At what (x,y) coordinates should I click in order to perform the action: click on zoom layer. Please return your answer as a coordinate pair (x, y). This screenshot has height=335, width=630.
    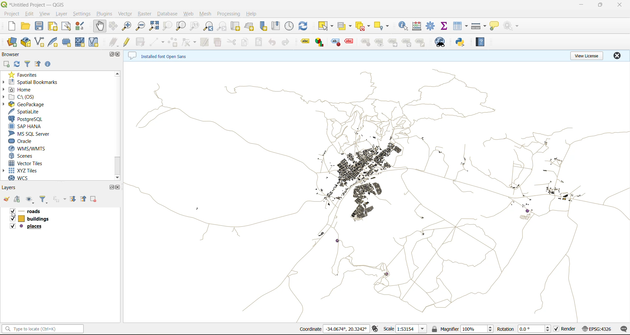
    Looking at the image, I should click on (179, 26).